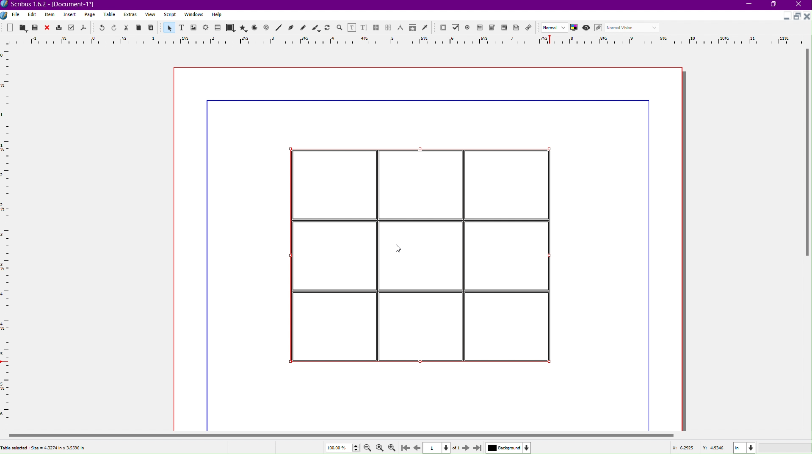 The image size is (812, 454). Describe the element at coordinates (407, 447) in the screenshot. I see `Go to First Page` at that location.